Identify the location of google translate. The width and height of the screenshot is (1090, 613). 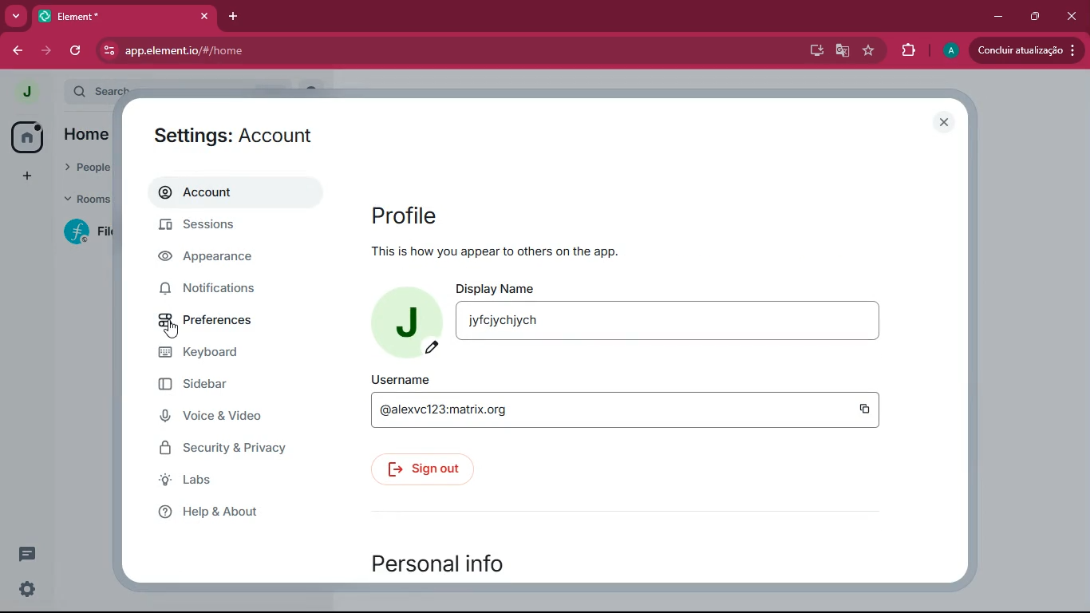
(846, 50).